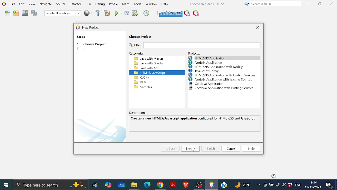 Image resolution: width=337 pixels, height=190 pixels. I want to click on Add file, so click(8, 13).